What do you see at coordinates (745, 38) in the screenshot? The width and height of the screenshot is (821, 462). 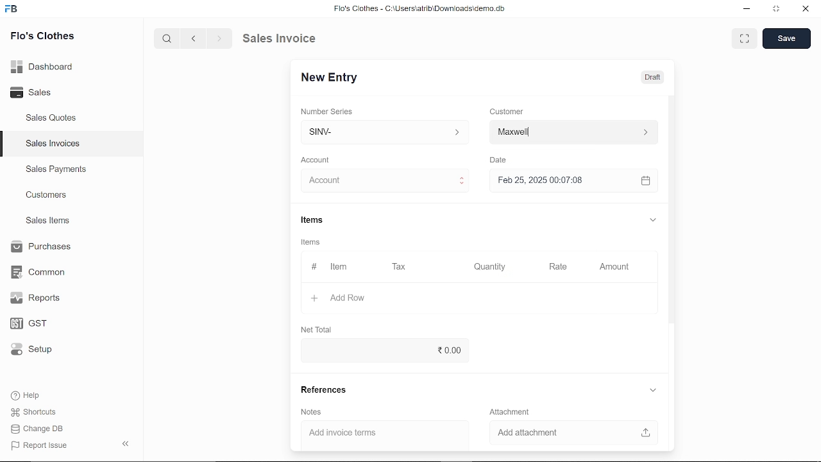 I see `expand` at bounding box center [745, 38].